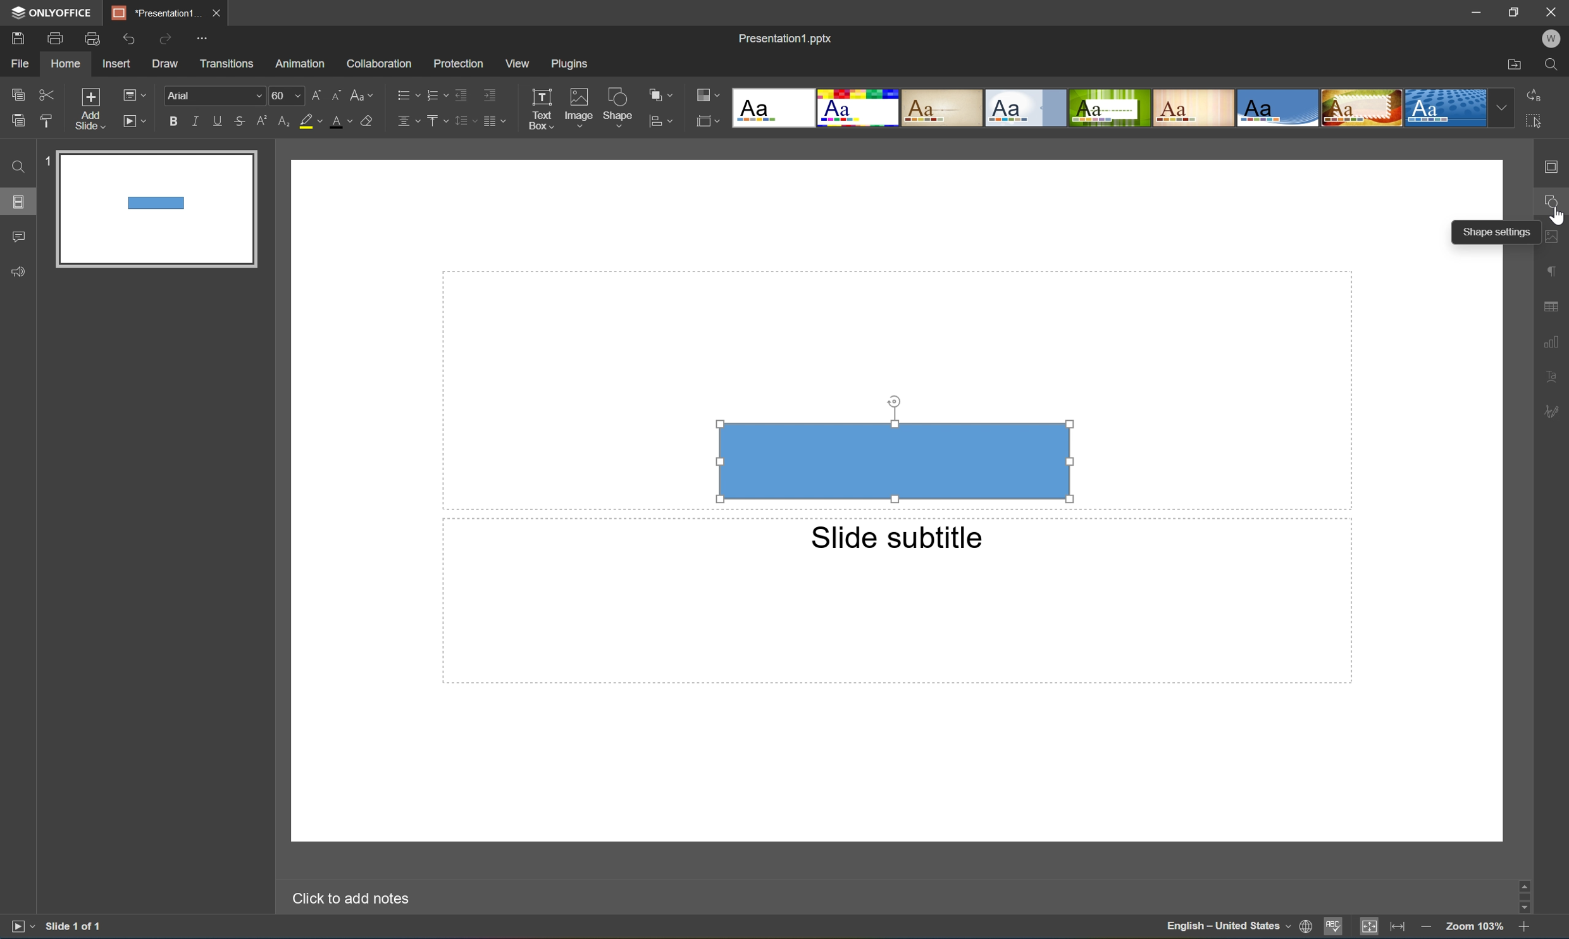 The width and height of the screenshot is (1569, 939). I want to click on Decrease indent, so click(461, 93).